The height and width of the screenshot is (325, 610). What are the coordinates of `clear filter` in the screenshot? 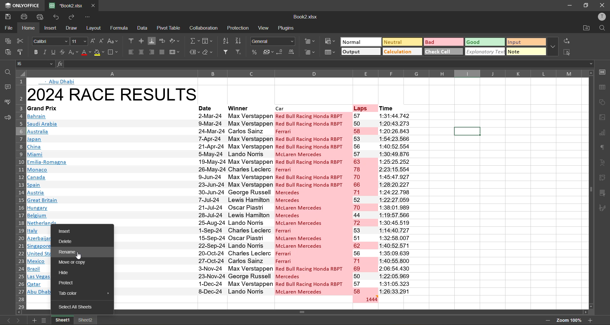 It's located at (239, 52).